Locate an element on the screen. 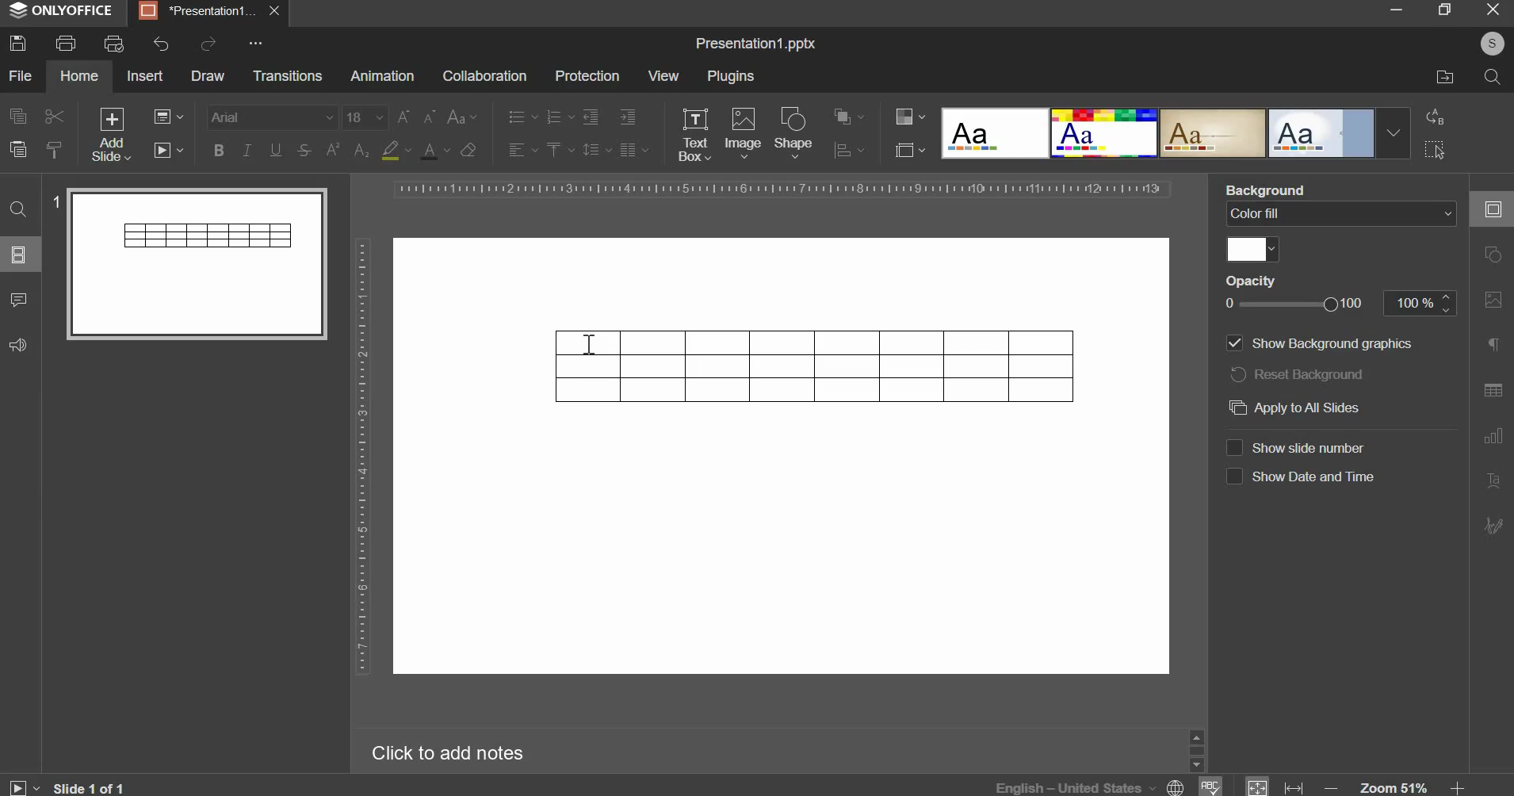 Image resolution: width=1514 pixels, height=796 pixels. underline is located at coordinates (274, 149).